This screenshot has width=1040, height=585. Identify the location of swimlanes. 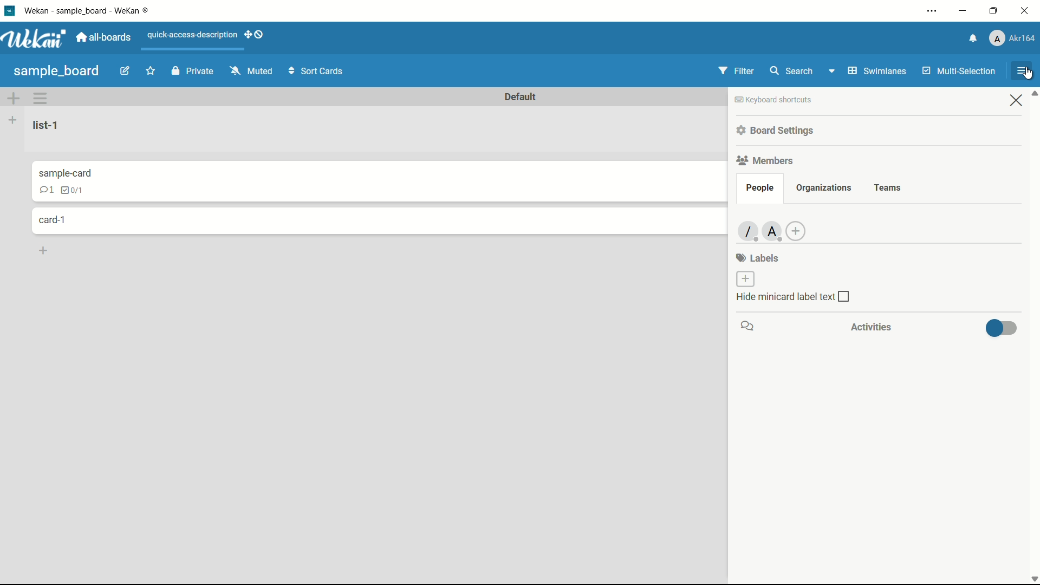
(868, 70).